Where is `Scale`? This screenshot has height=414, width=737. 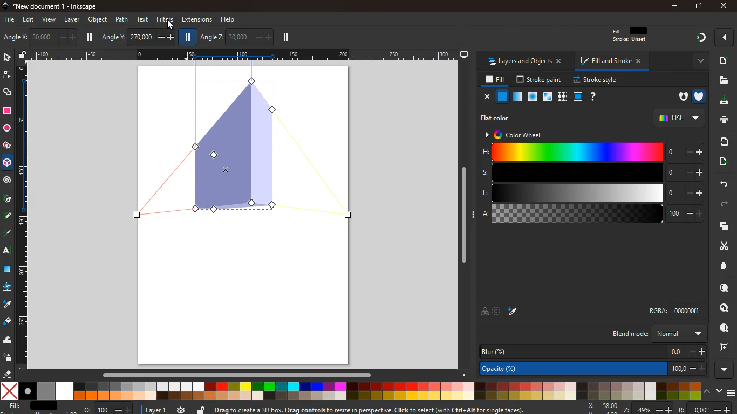 Scale is located at coordinates (23, 216).